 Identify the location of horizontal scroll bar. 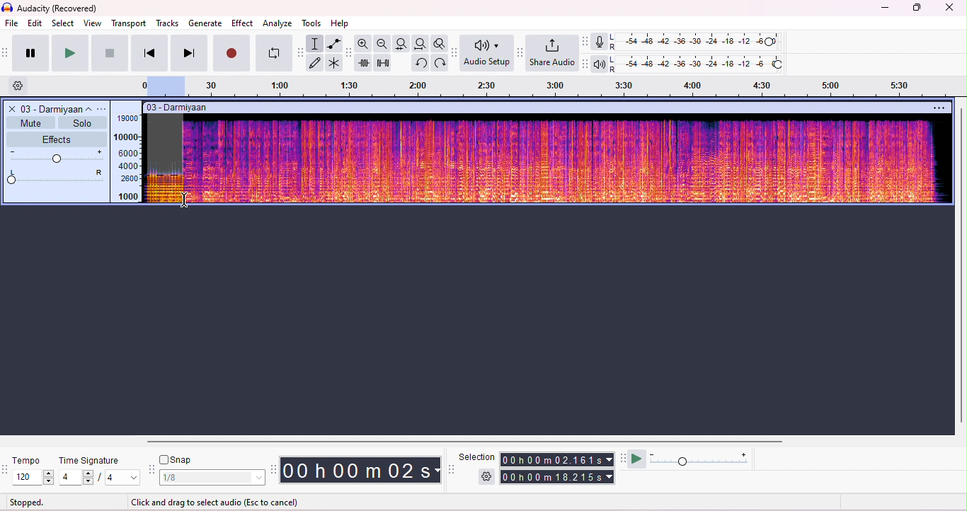
(470, 440).